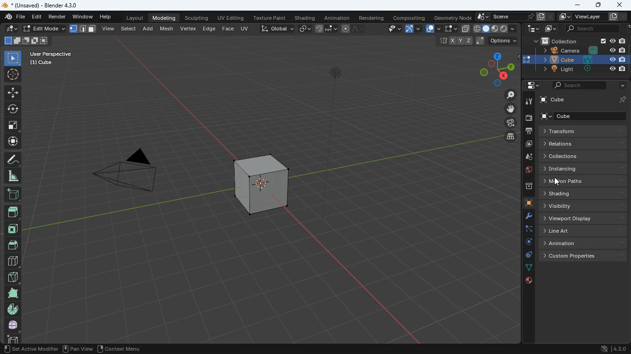  I want to click on uv, so click(245, 28).